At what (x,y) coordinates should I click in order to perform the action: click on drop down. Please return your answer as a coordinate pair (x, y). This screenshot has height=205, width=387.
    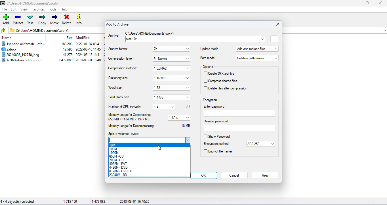
    Looking at the image, I should click on (273, 144).